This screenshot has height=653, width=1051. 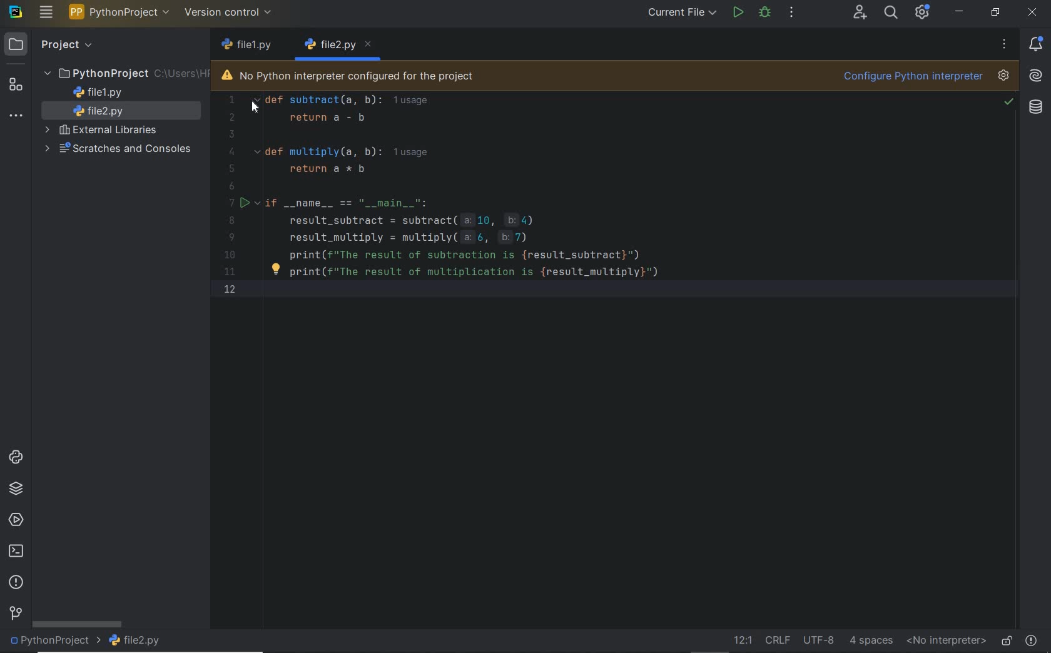 What do you see at coordinates (121, 12) in the screenshot?
I see `project name` at bounding box center [121, 12].